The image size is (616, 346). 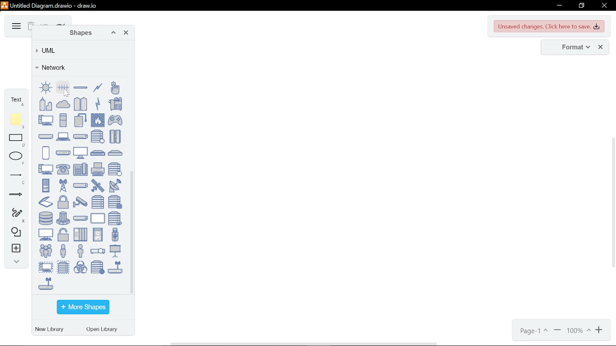 I want to click on wireless hub, so click(x=115, y=267).